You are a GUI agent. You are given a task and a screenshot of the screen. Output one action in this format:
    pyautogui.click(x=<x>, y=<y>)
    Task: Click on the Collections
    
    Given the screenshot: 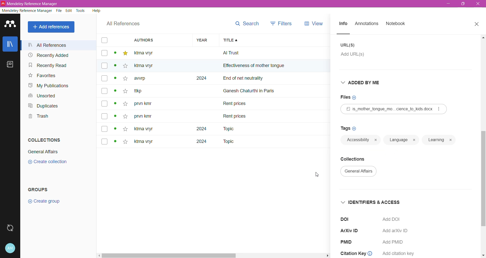 What is the action you would take?
    pyautogui.click(x=45, y=140)
    